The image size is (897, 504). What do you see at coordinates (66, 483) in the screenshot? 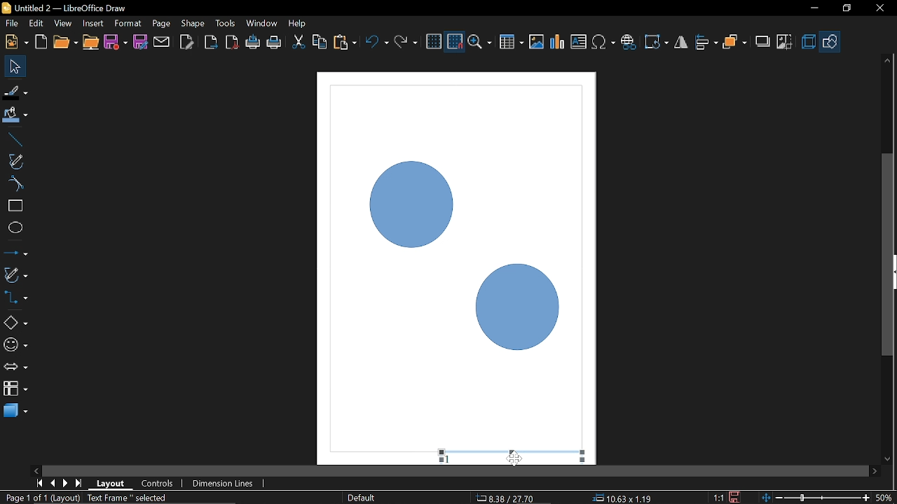
I see `Next page` at bounding box center [66, 483].